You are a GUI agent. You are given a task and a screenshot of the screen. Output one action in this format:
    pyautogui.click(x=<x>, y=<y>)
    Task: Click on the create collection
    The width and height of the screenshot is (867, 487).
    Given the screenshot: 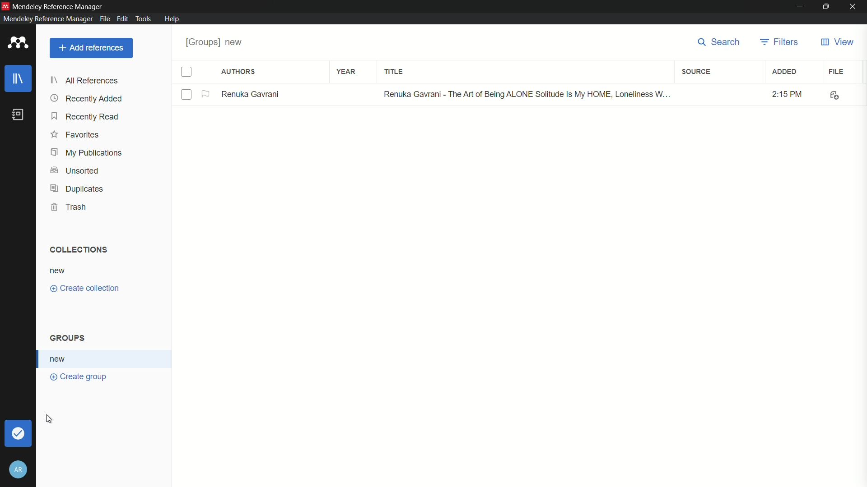 What is the action you would take?
    pyautogui.click(x=86, y=289)
    